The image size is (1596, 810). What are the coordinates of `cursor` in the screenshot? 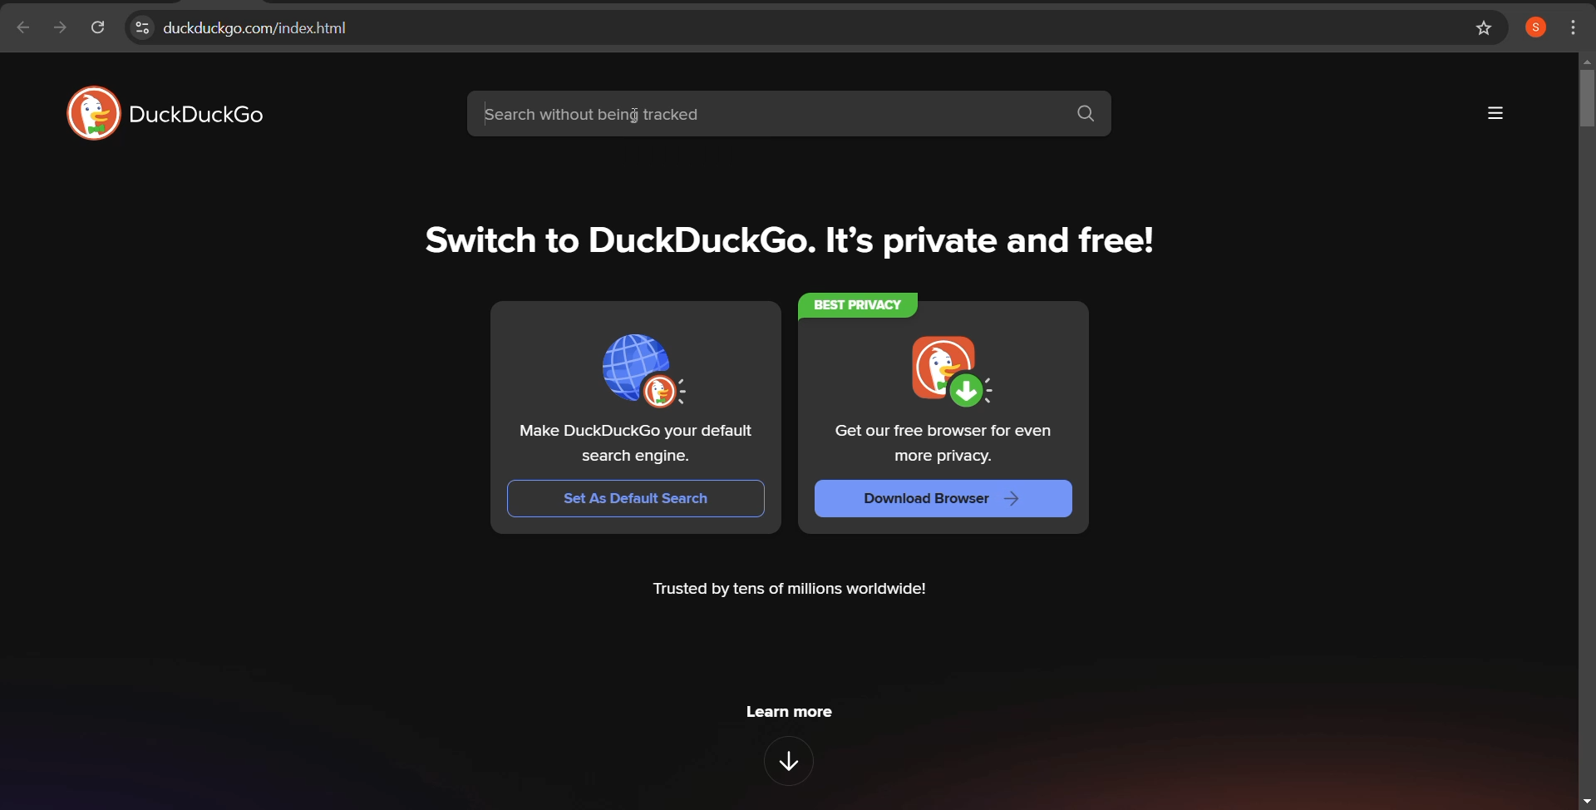 It's located at (633, 119).